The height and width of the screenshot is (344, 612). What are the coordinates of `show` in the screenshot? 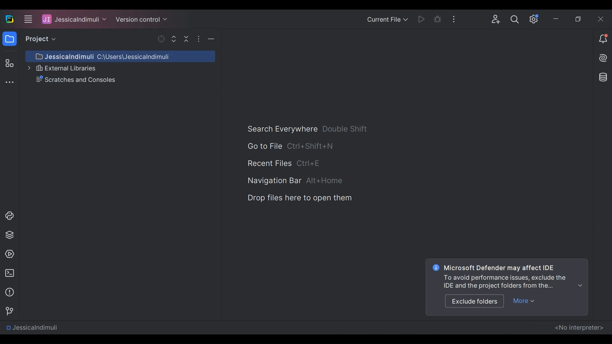 It's located at (581, 284).